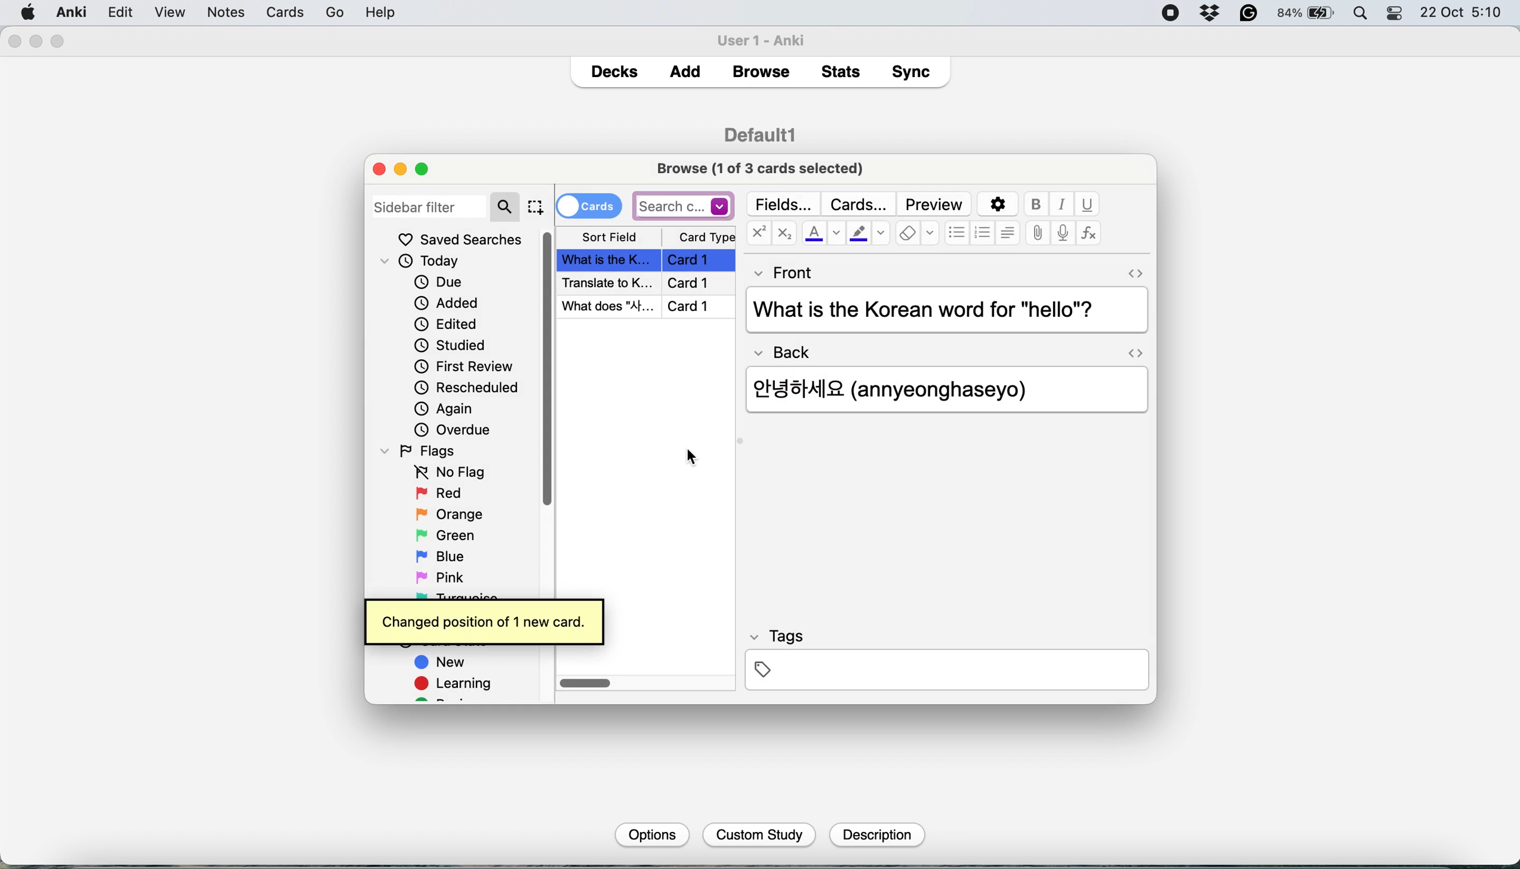 The width and height of the screenshot is (1520, 869). What do you see at coordinates (586, 684) in the screenshot?
I see `horizontal scroll bar` at bounding box center [586, 684].